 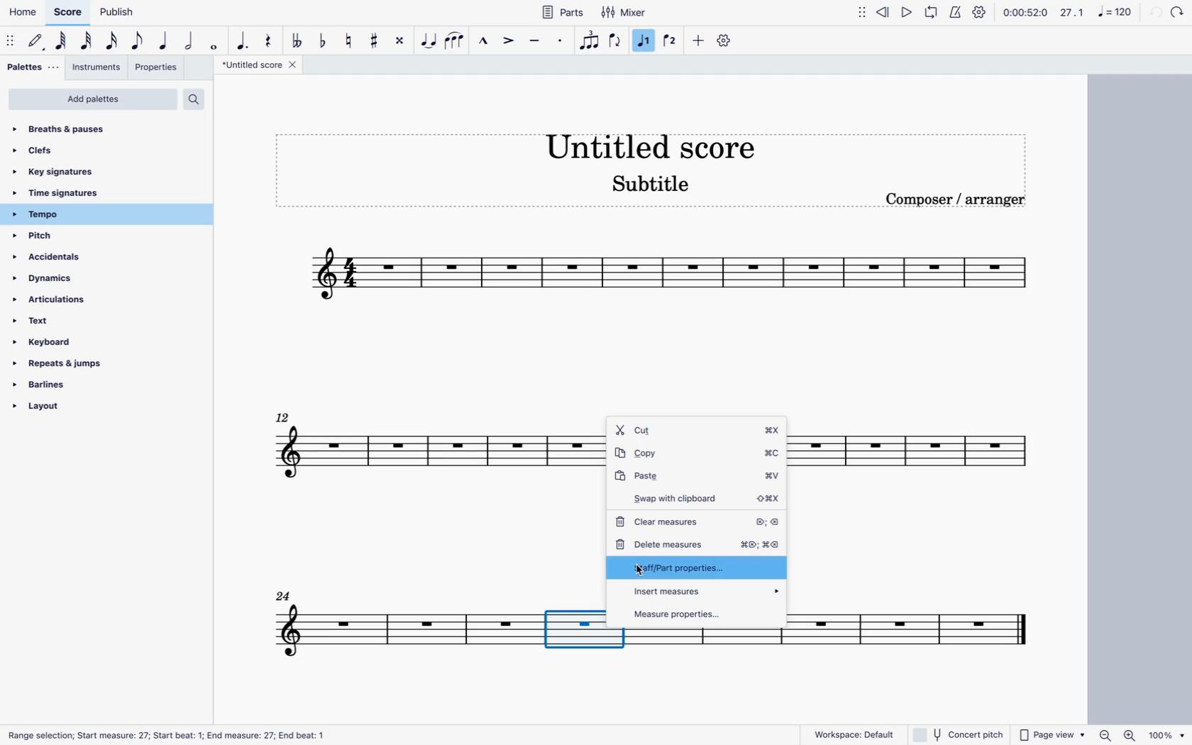 I want to click on settings, so click(x=726, y=42).